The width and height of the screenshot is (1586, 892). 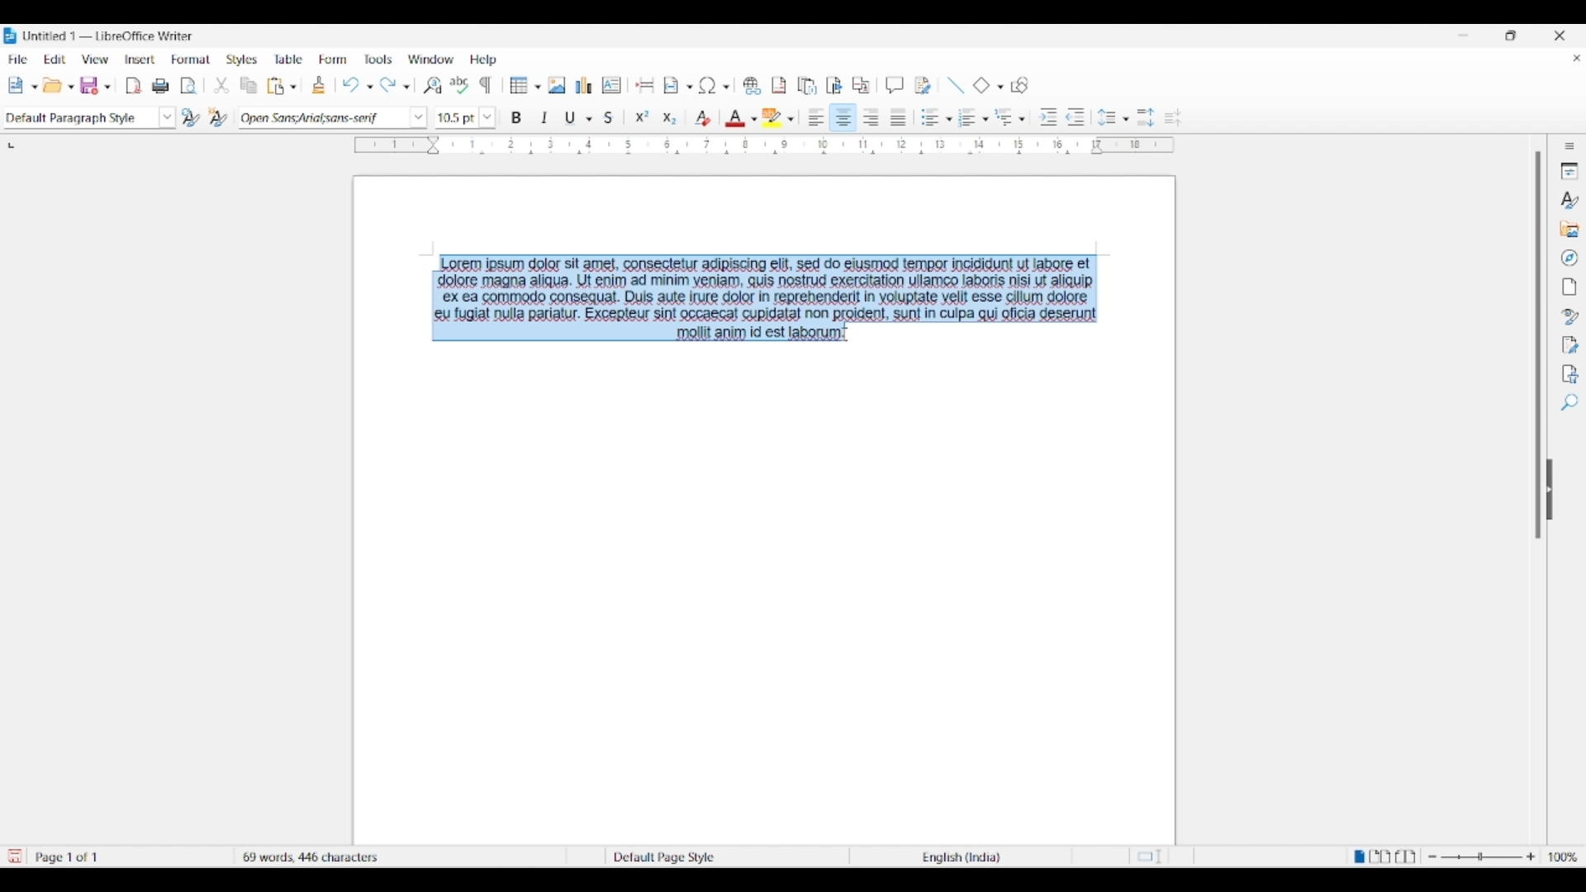 I want to click on Show interface in a smaller tab, so click(x=1510, y=35).